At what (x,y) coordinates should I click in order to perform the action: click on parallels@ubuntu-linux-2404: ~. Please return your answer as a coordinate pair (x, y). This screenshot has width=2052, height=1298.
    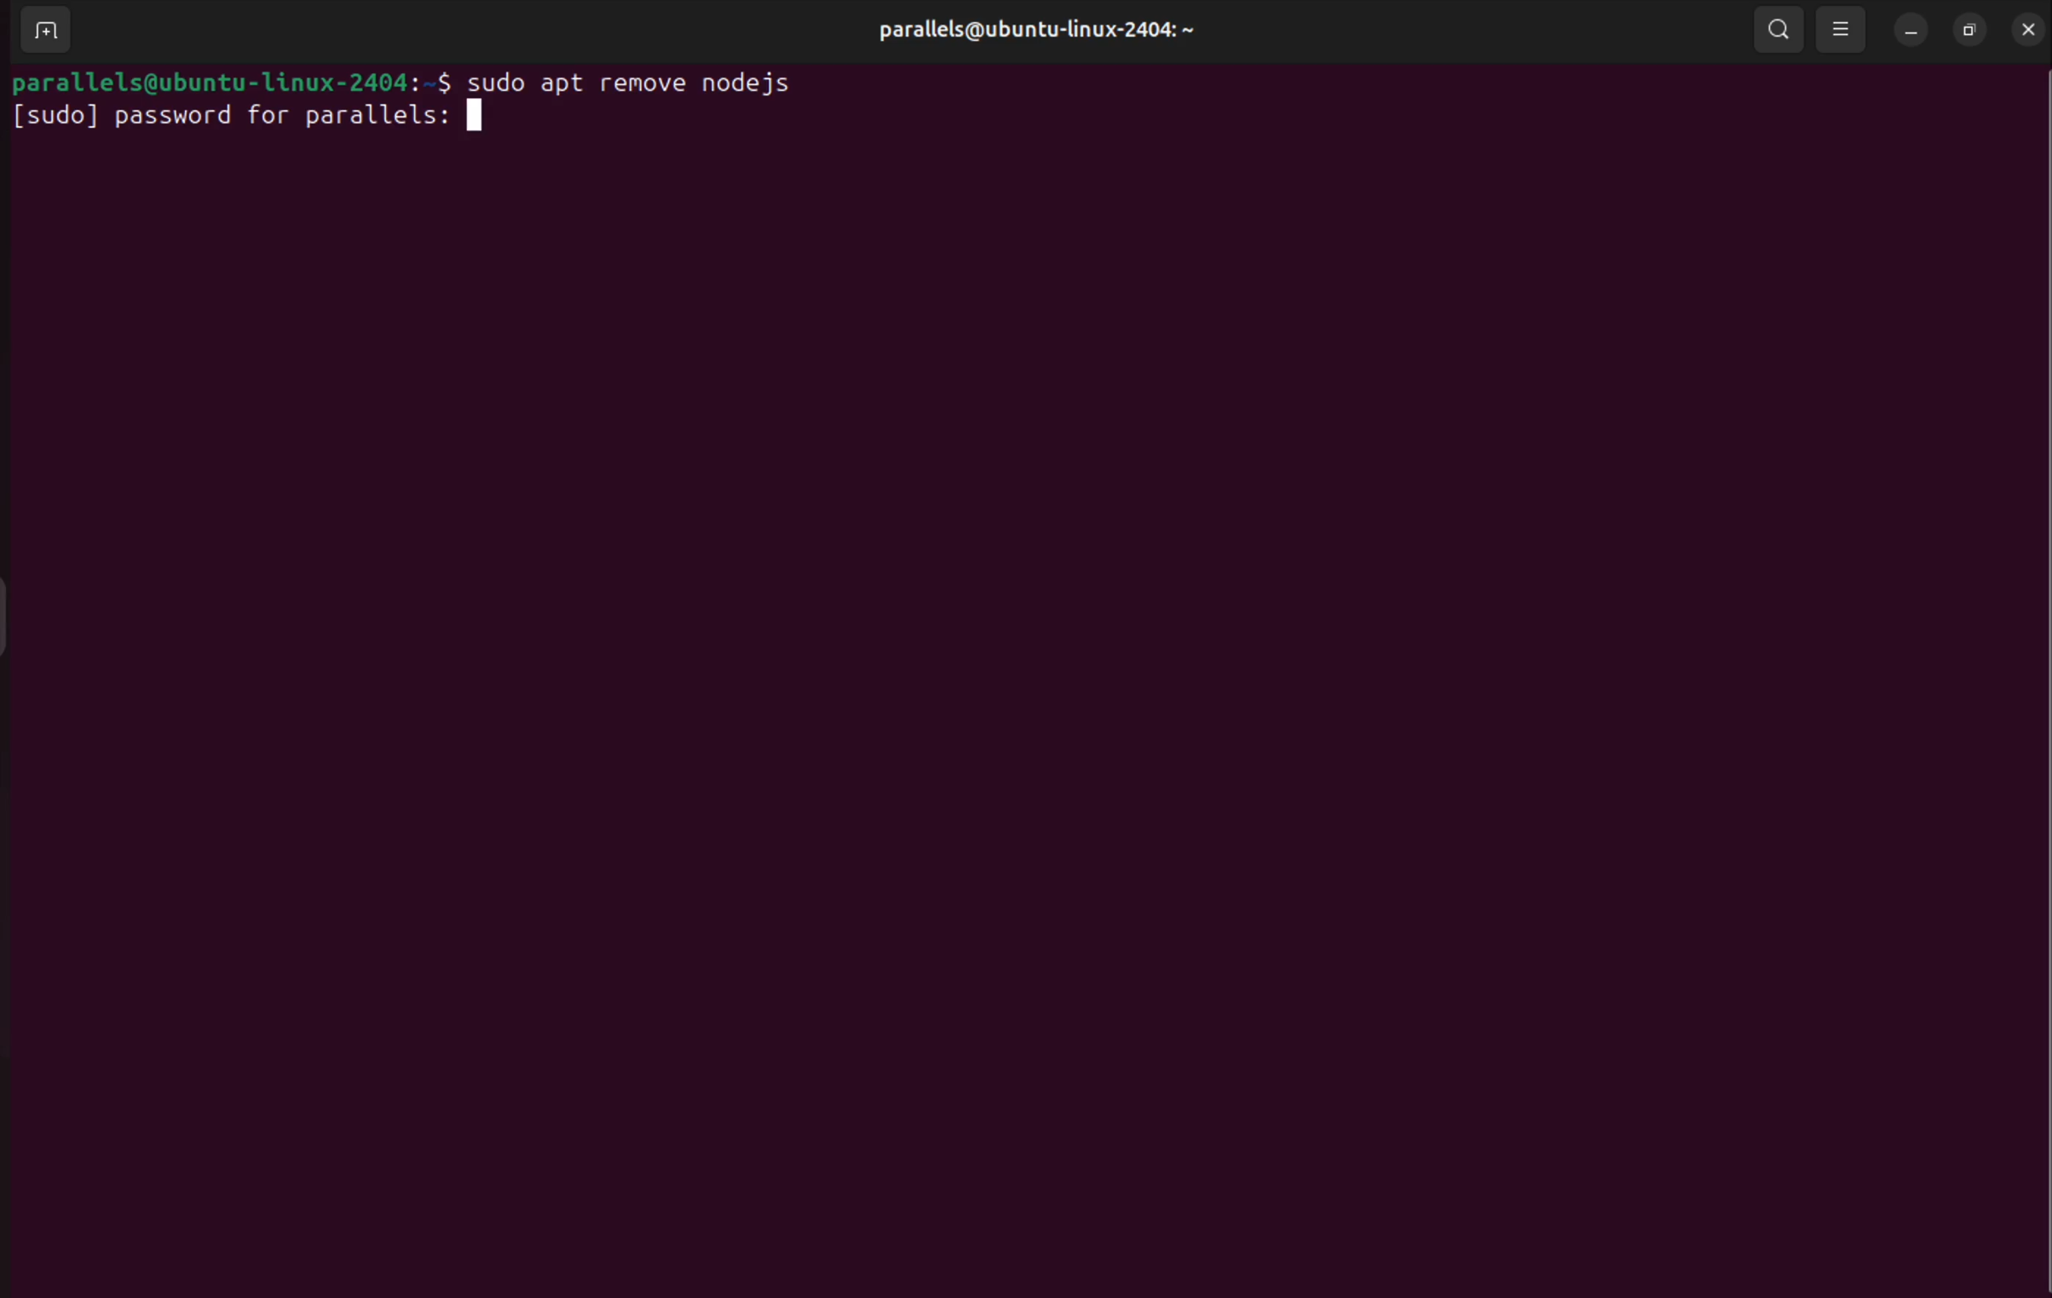
    Looking at the image, I should click on (1035, 29).